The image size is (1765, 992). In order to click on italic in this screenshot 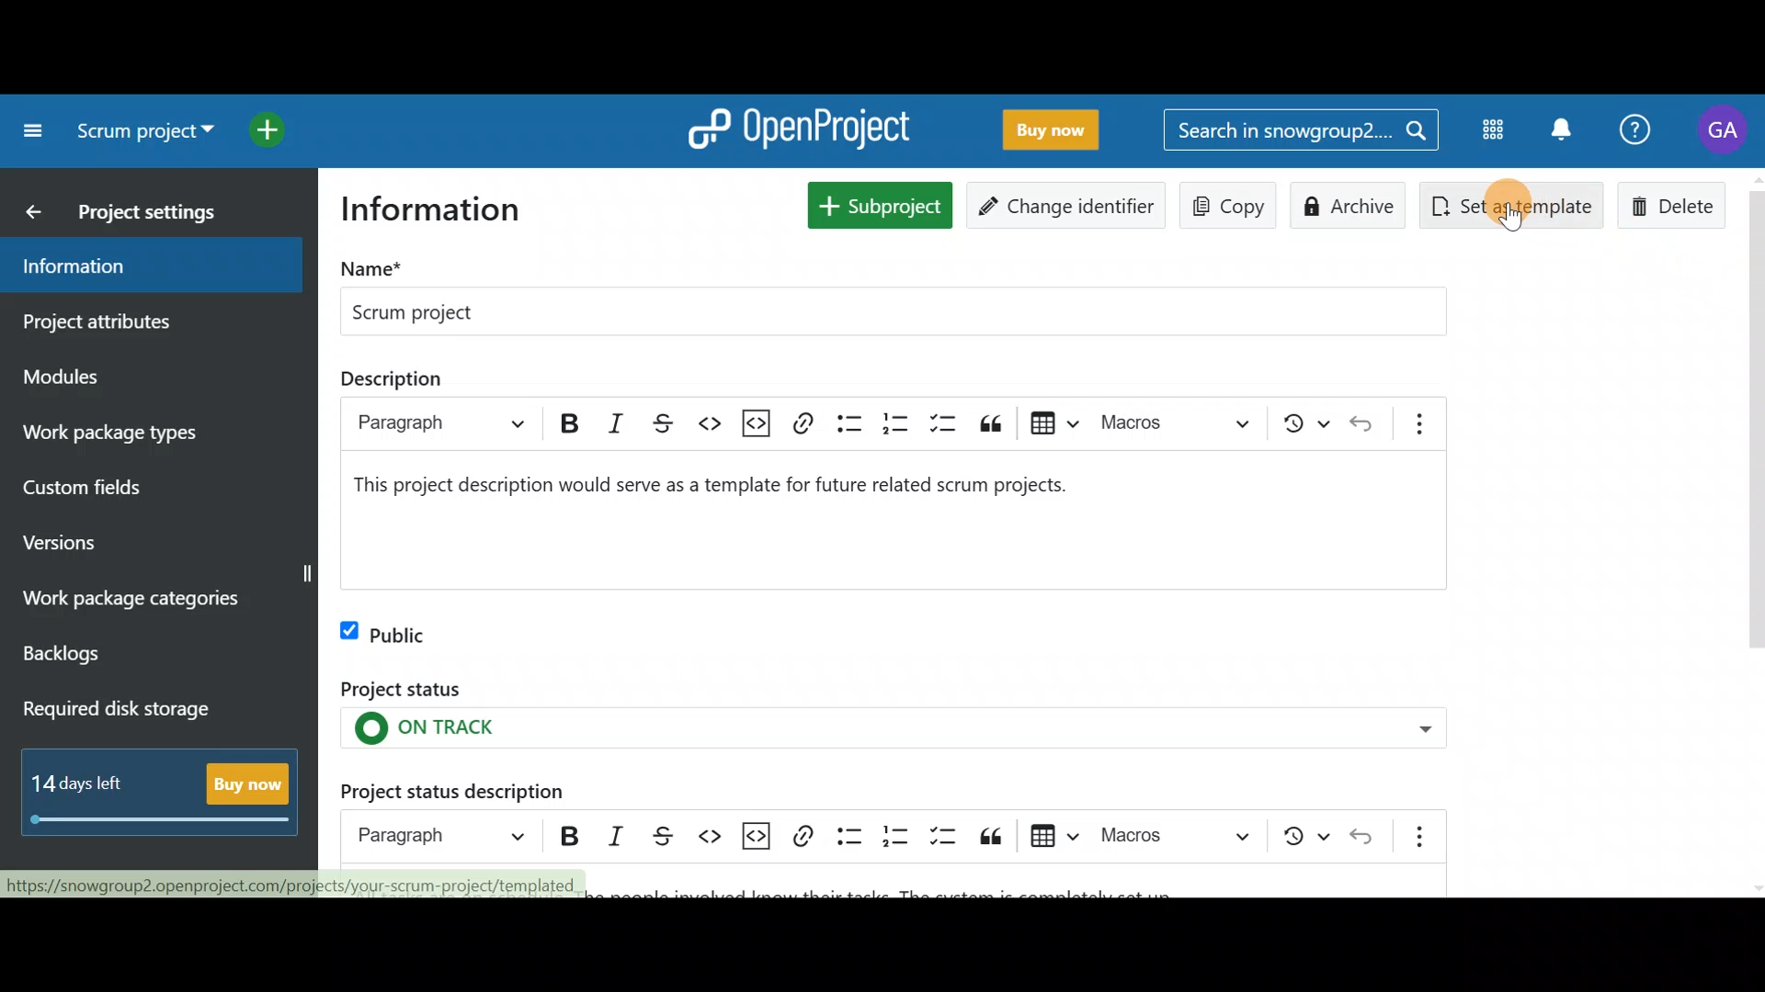, I will do `click(615, 423)`.